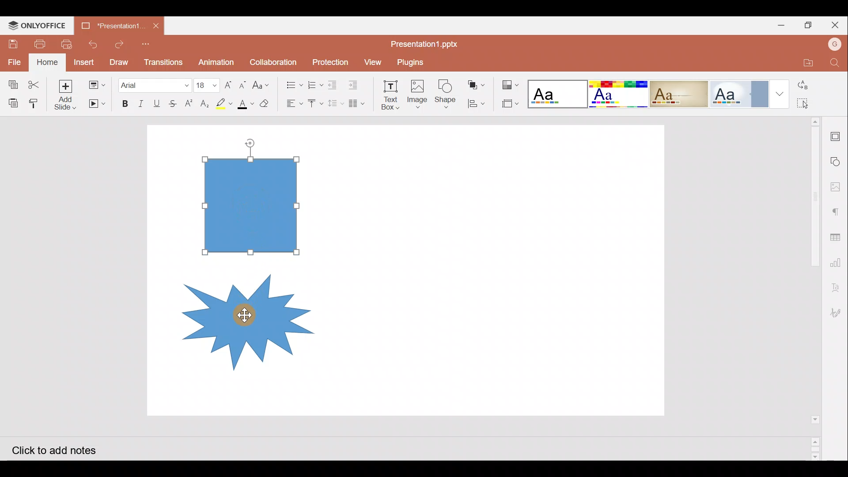 Image resolution: width=848 pixels, height=477 pixels. Describe the element at coordinates (147, 42) in the screenshot. I see `Customize quick access toolbar` at that location.